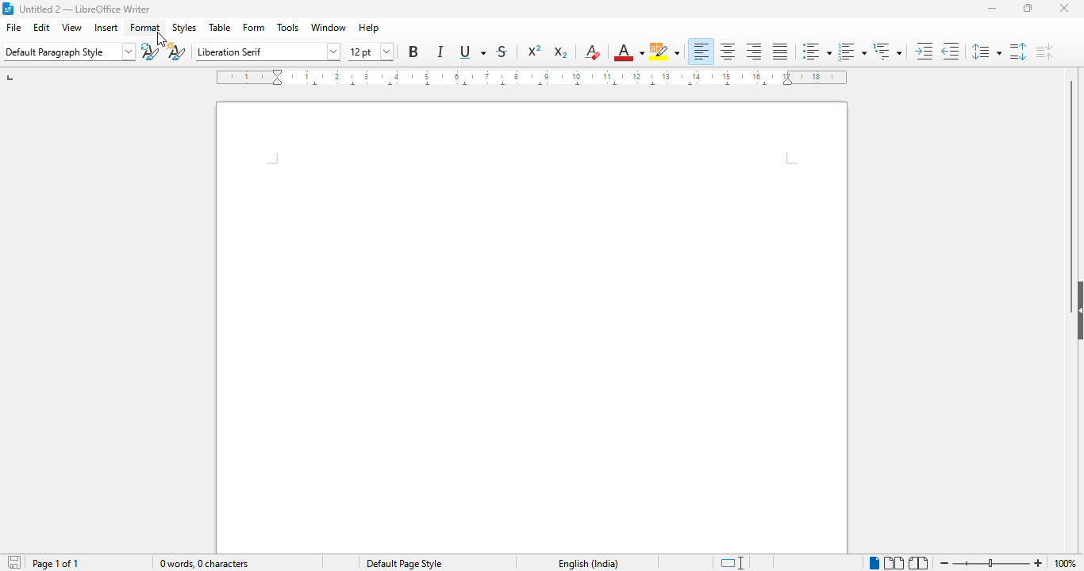 This screenshot has width=1084, height=571. What do you see at coordinates (1044, 51) in the screenshot?
I see `decrease paragraph spacing` at bounding box center [1044, 51].